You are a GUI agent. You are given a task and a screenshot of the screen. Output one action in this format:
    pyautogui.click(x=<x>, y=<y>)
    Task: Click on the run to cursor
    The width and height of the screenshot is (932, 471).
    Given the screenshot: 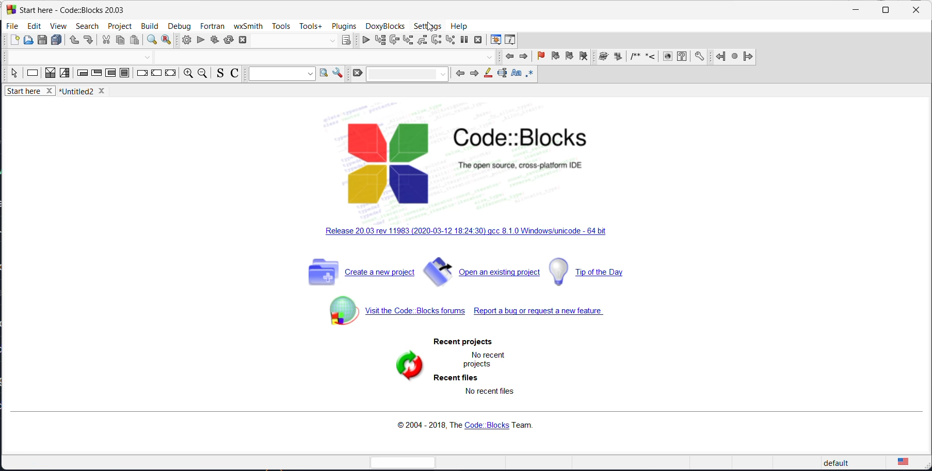 What is the action you would take?
    pyautogui.click(x=379, y=40)
    